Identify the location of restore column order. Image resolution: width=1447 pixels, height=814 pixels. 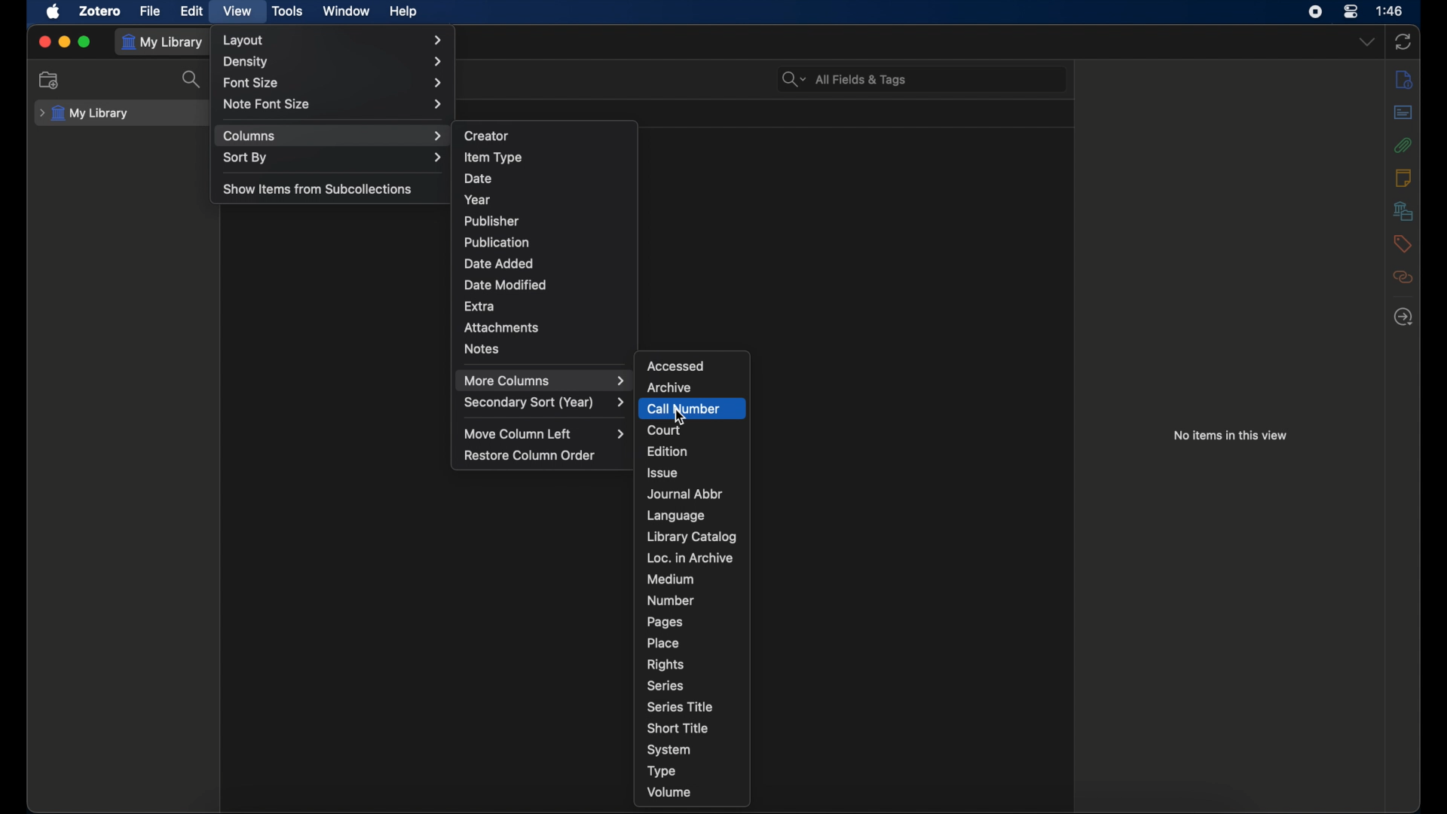
(530, 456).